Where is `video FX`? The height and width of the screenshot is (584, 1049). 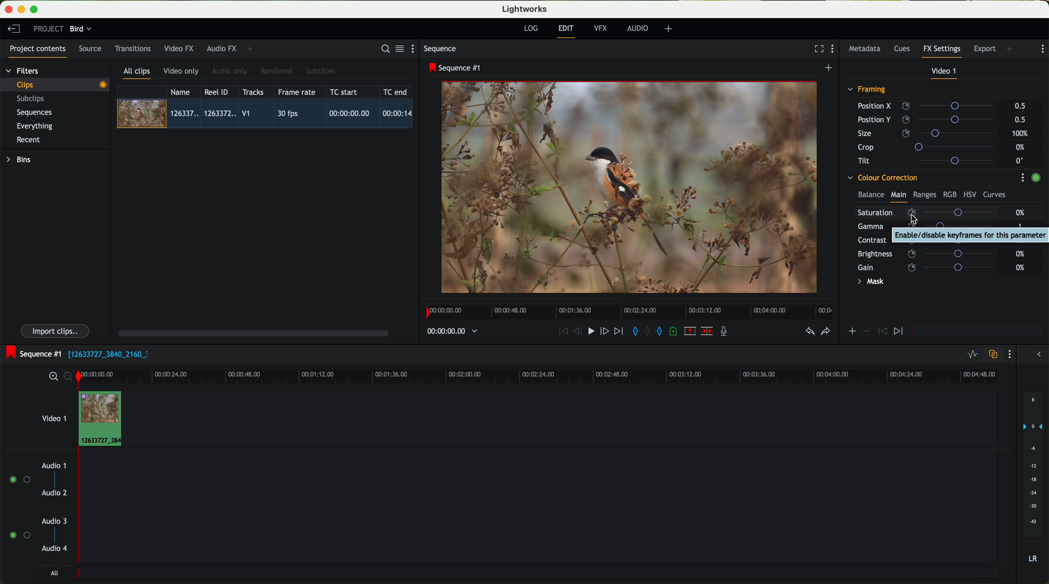 video FX is located at coordinates (181, 48).